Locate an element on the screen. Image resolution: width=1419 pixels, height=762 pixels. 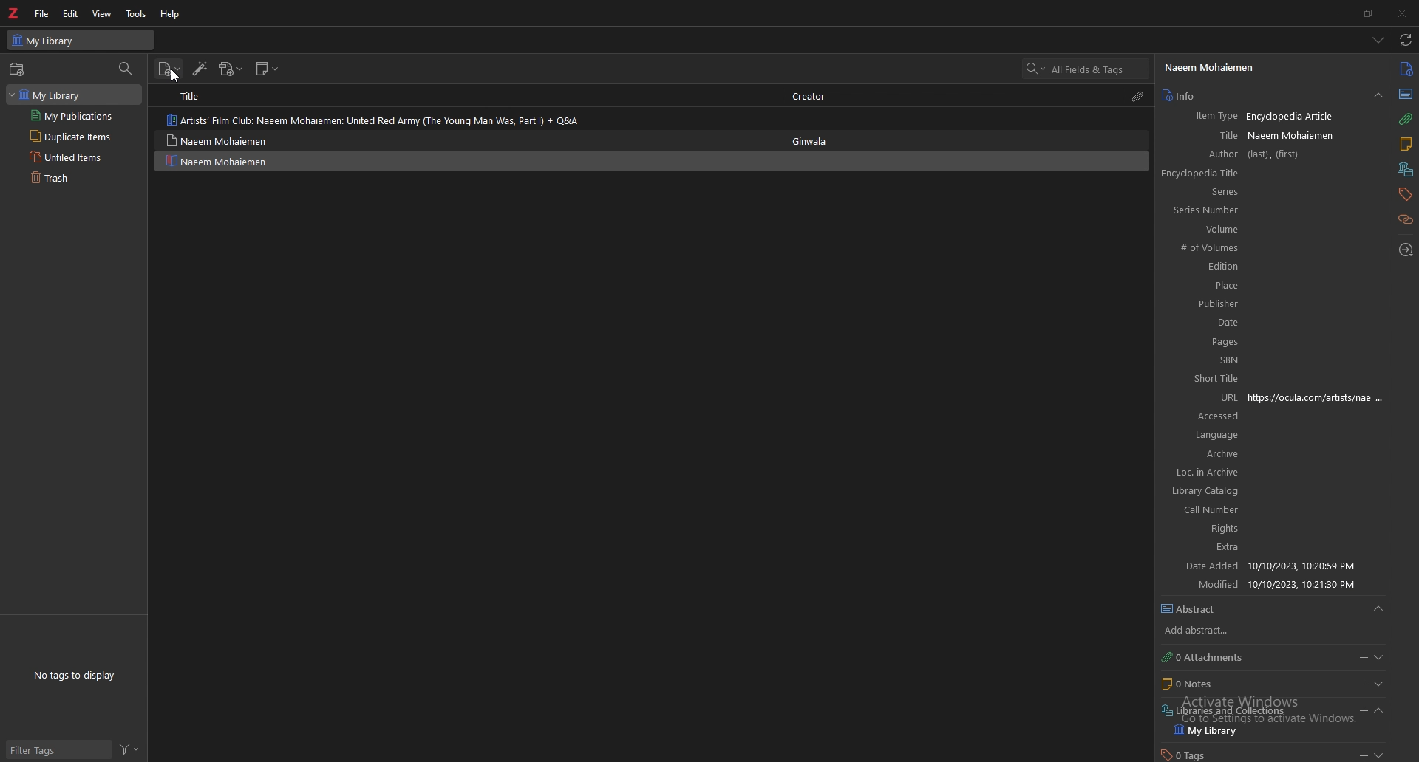
ISBN is located at coordinates (1200, 360).